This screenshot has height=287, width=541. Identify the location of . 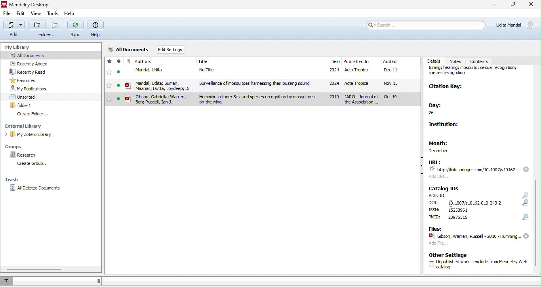
(46, 29).